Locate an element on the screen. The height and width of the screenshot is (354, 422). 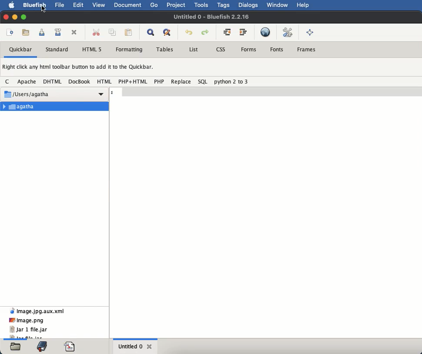
quickbar is located at coordinates (21, 49).